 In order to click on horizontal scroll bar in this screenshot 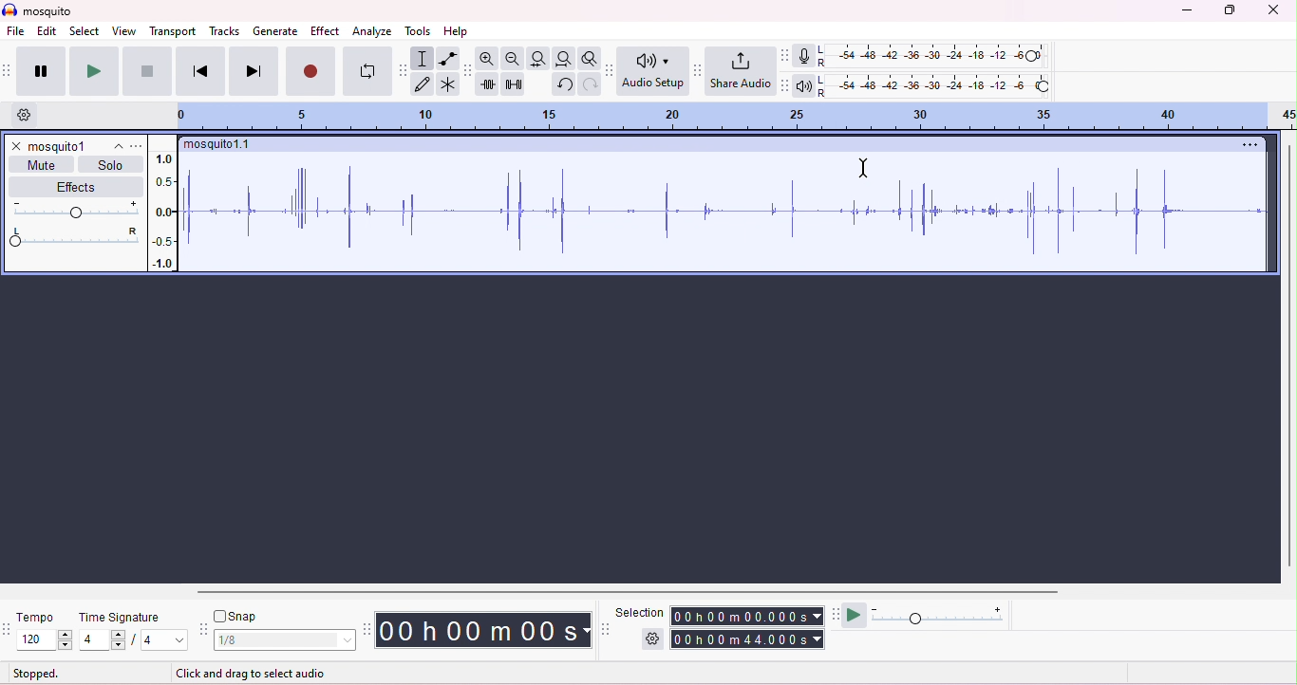, I will do `click(628, 592)`.